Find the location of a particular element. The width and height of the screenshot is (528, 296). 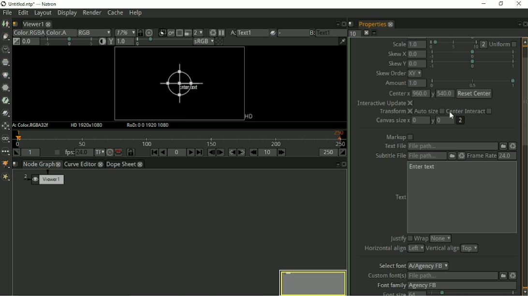

Amount is located at coordinates (394, 84).